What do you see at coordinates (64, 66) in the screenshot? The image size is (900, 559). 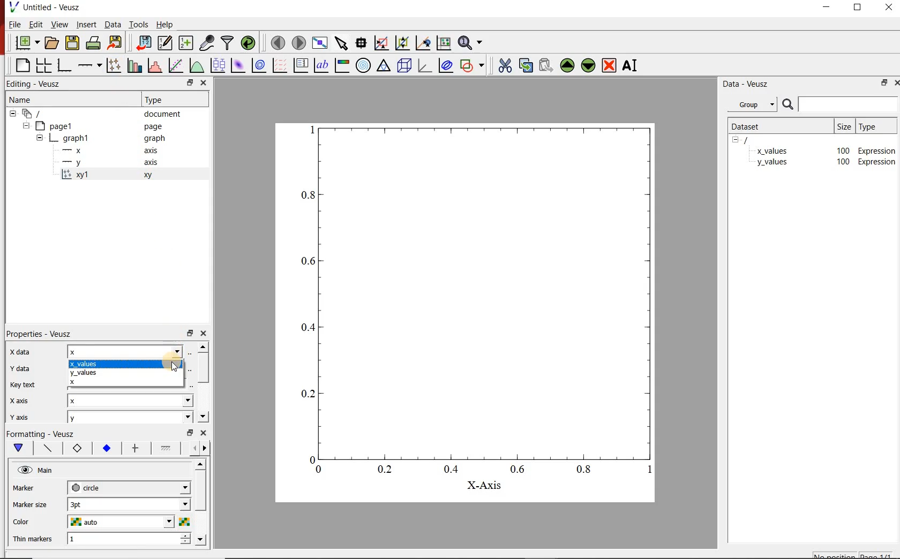 I see `bar graph` at bounding box center [64, 66].